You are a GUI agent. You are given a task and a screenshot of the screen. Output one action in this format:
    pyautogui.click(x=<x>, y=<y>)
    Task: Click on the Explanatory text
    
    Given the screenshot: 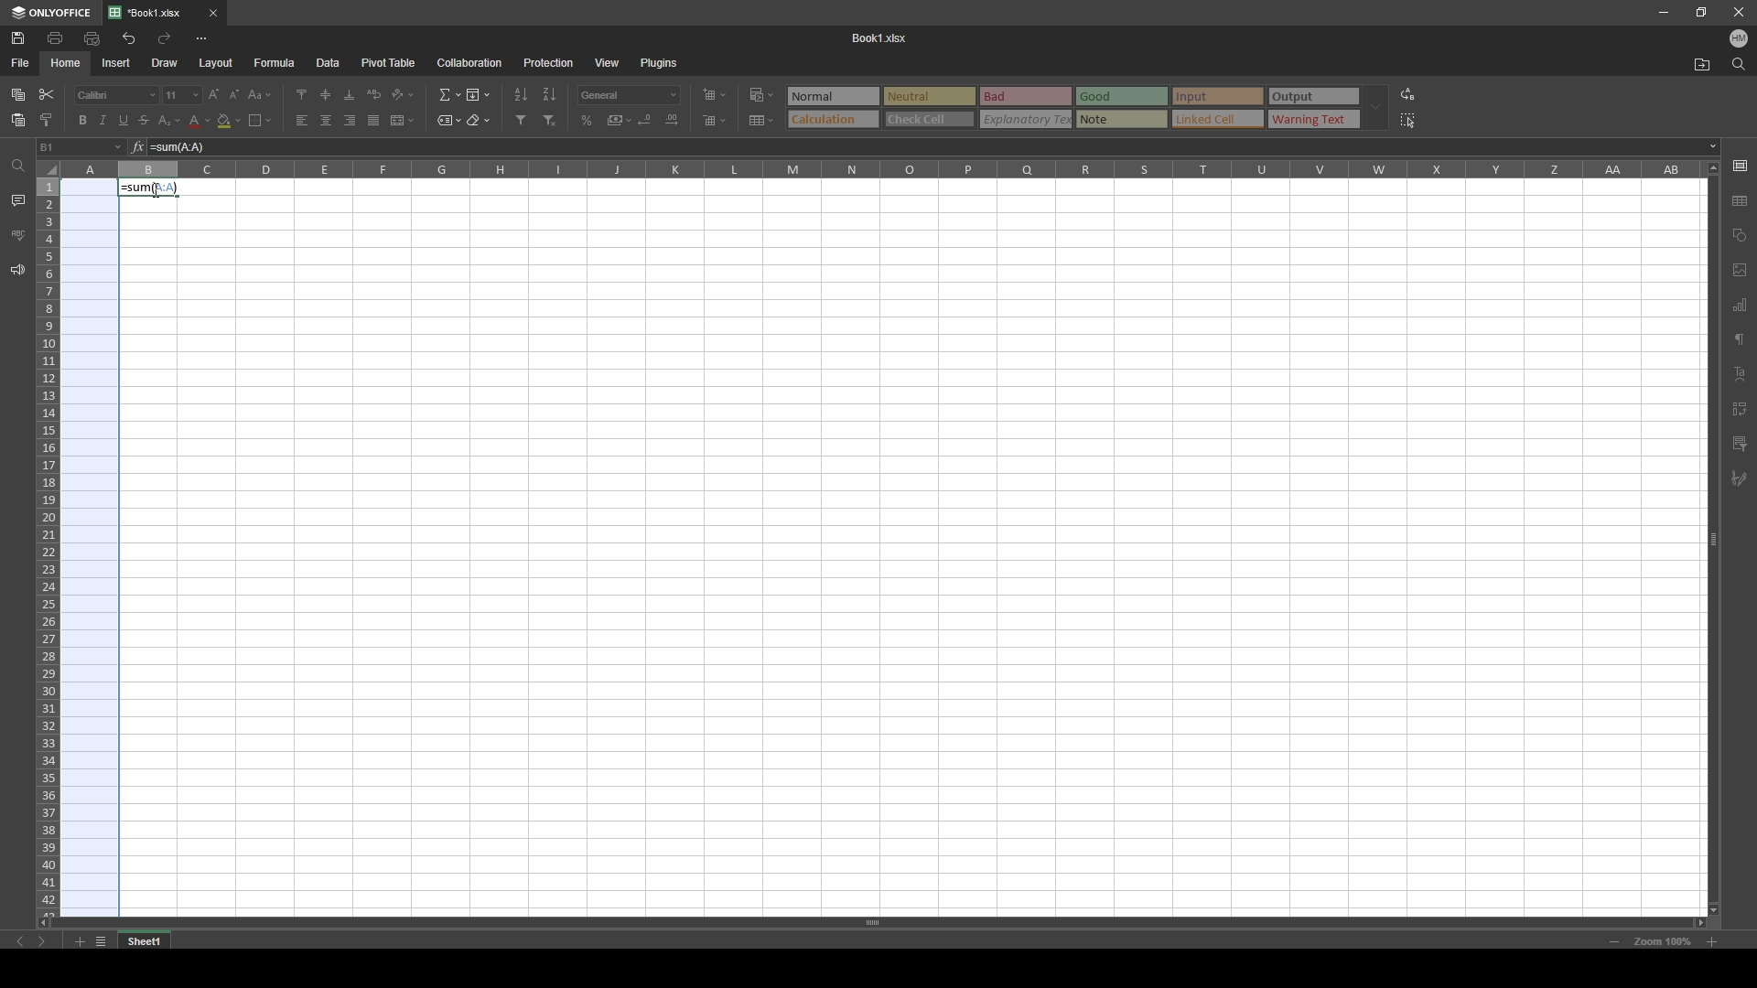 What is the action you would take?
    pyautogui.click(x=1028, y=119)
    